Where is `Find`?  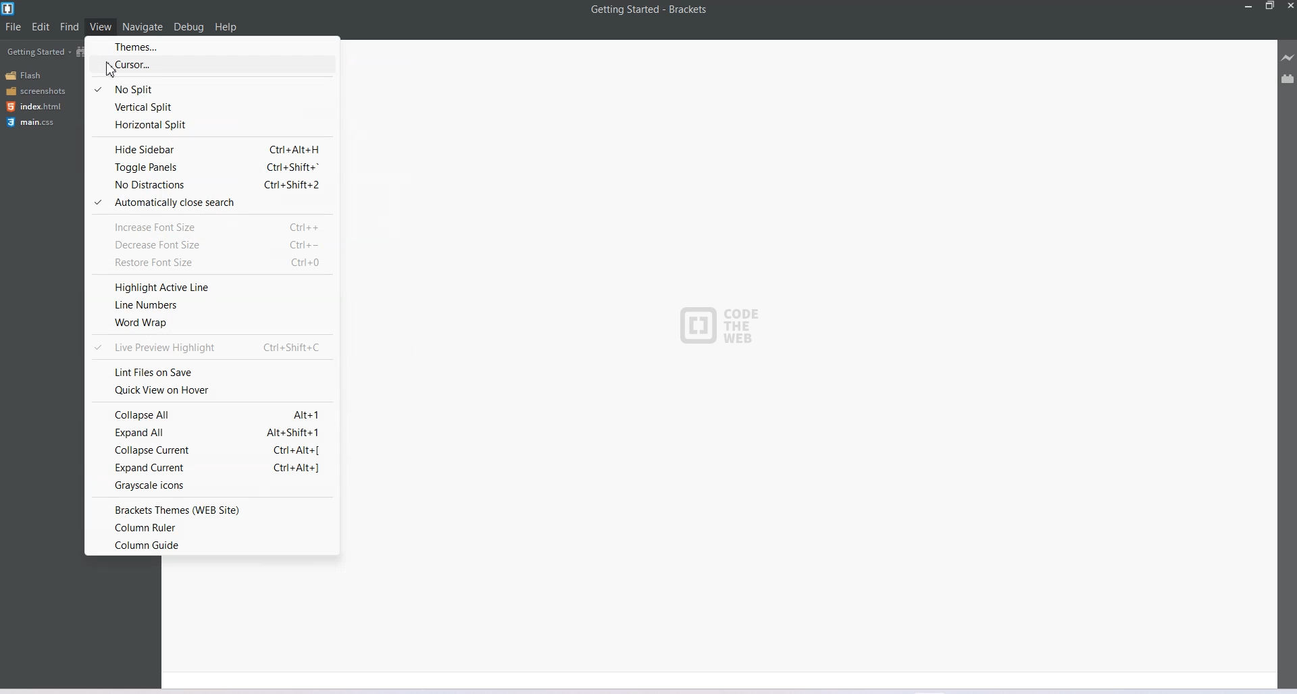
Find is located at coordinates (70, 26).